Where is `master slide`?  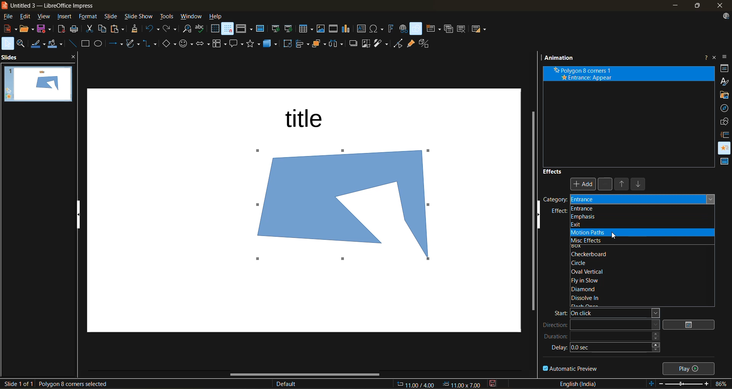
master slide is located at coordinates (260, 28).